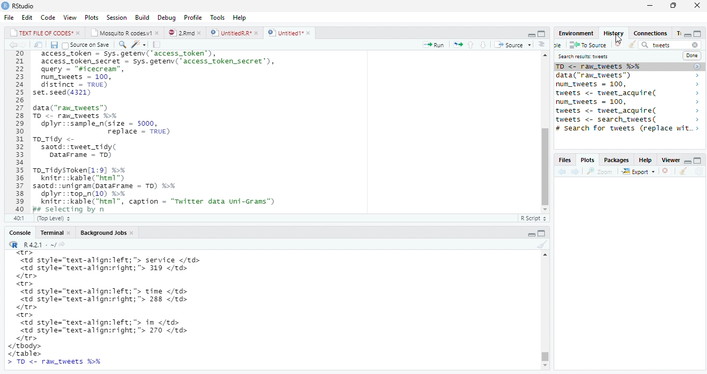 This screenshot has height=374, width=707. Describe the element at coordinates (40, 32) in the screenshot. I see `|_| TEXT FILE OF CODES" »` at that location.